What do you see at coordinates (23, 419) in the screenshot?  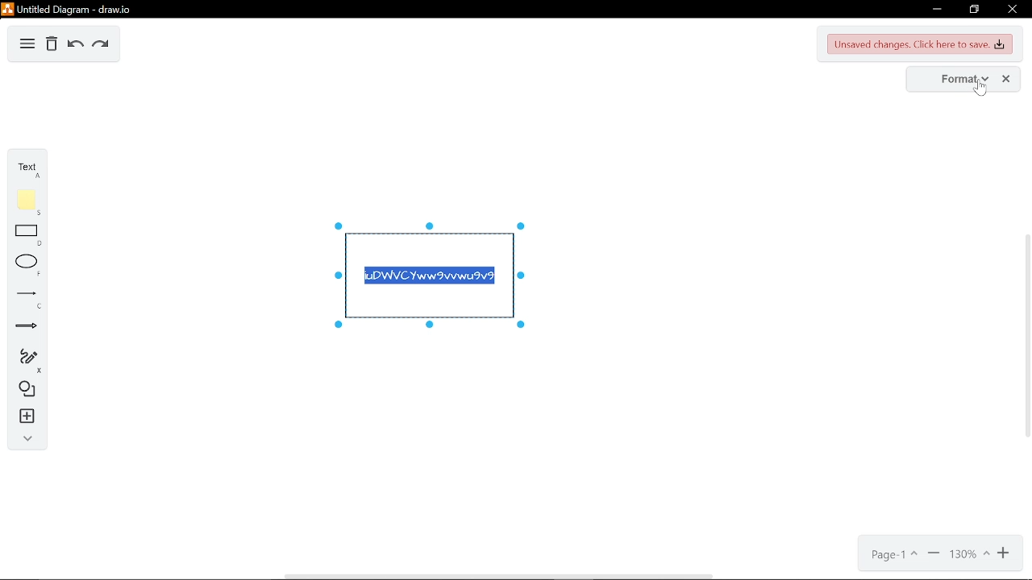 I see `insert` at bounding box center [23, 419].